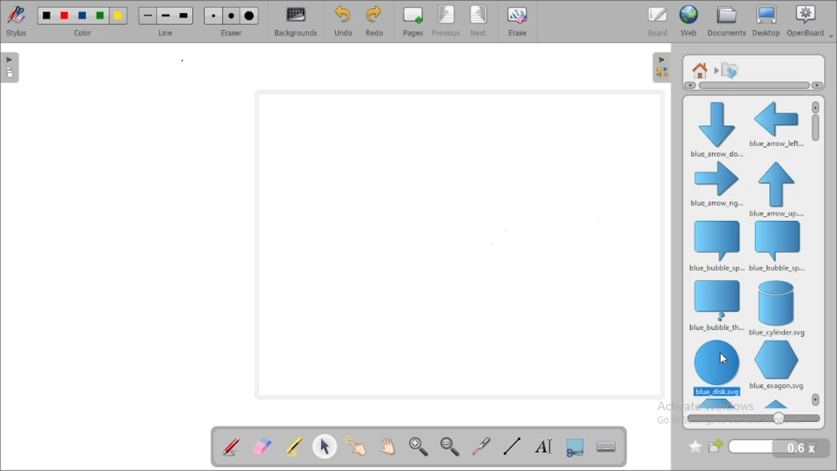 The height and width of the screenshot is (471, 837). Describe the element at coordinates (231, 21) in the screenshot. I see `eraser` at that location.